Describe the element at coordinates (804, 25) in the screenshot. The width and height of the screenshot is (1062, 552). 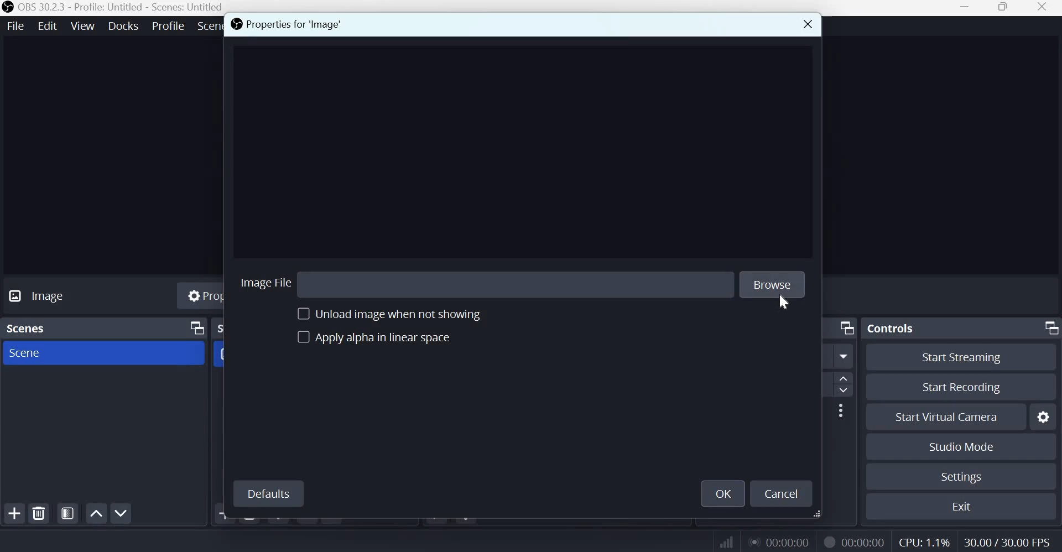
I see `Close` at that location.